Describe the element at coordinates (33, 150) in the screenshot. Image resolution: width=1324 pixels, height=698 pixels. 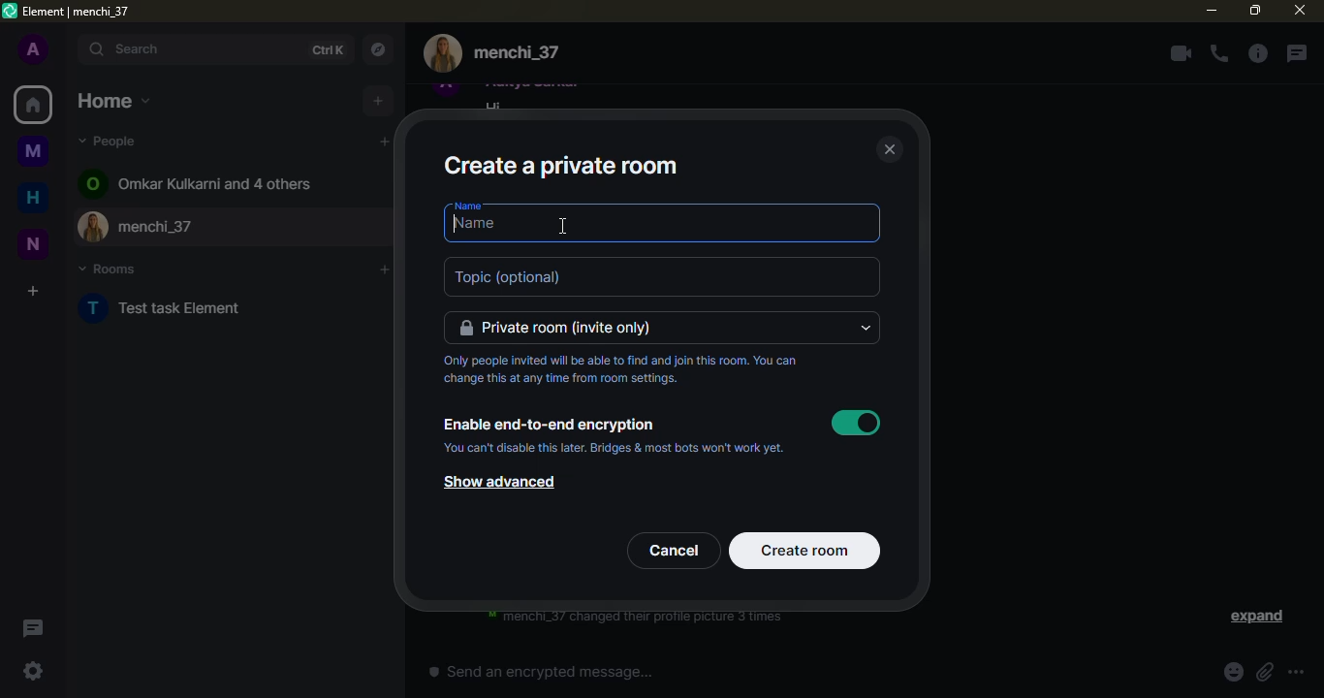
I see `myspace` at that location.